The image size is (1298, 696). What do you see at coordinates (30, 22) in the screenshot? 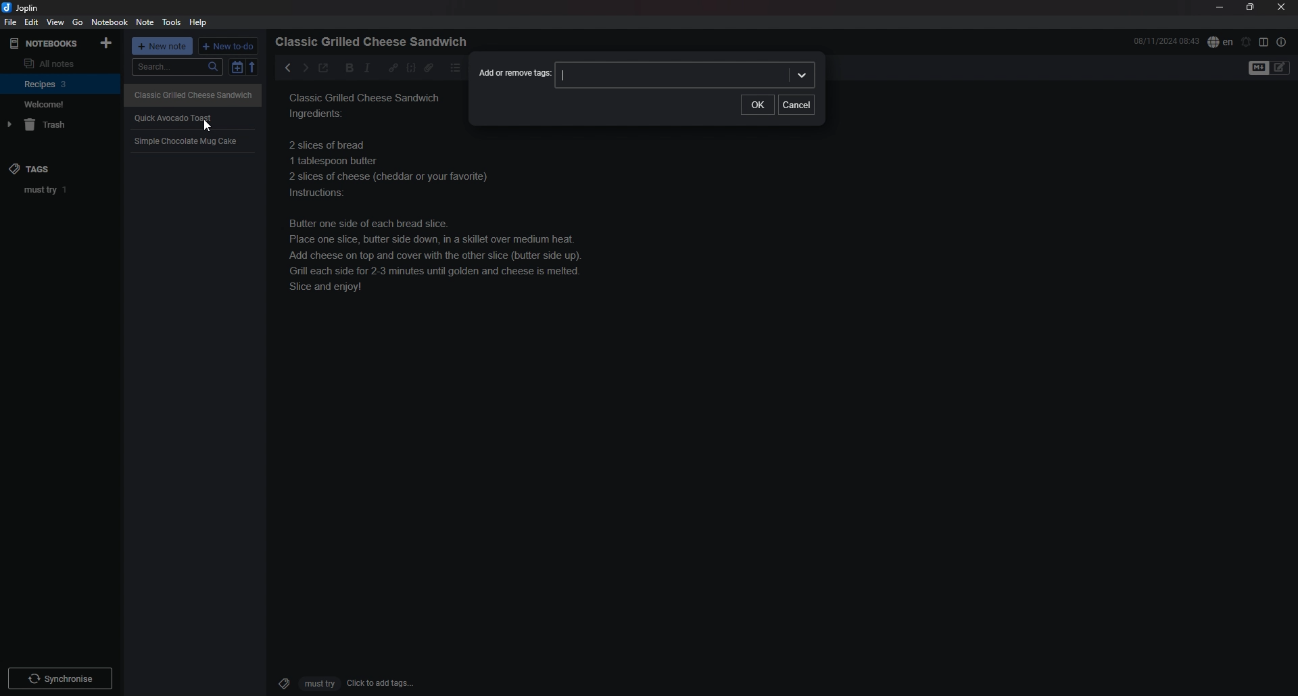
I see `edit` at bounding box center [30, 22].